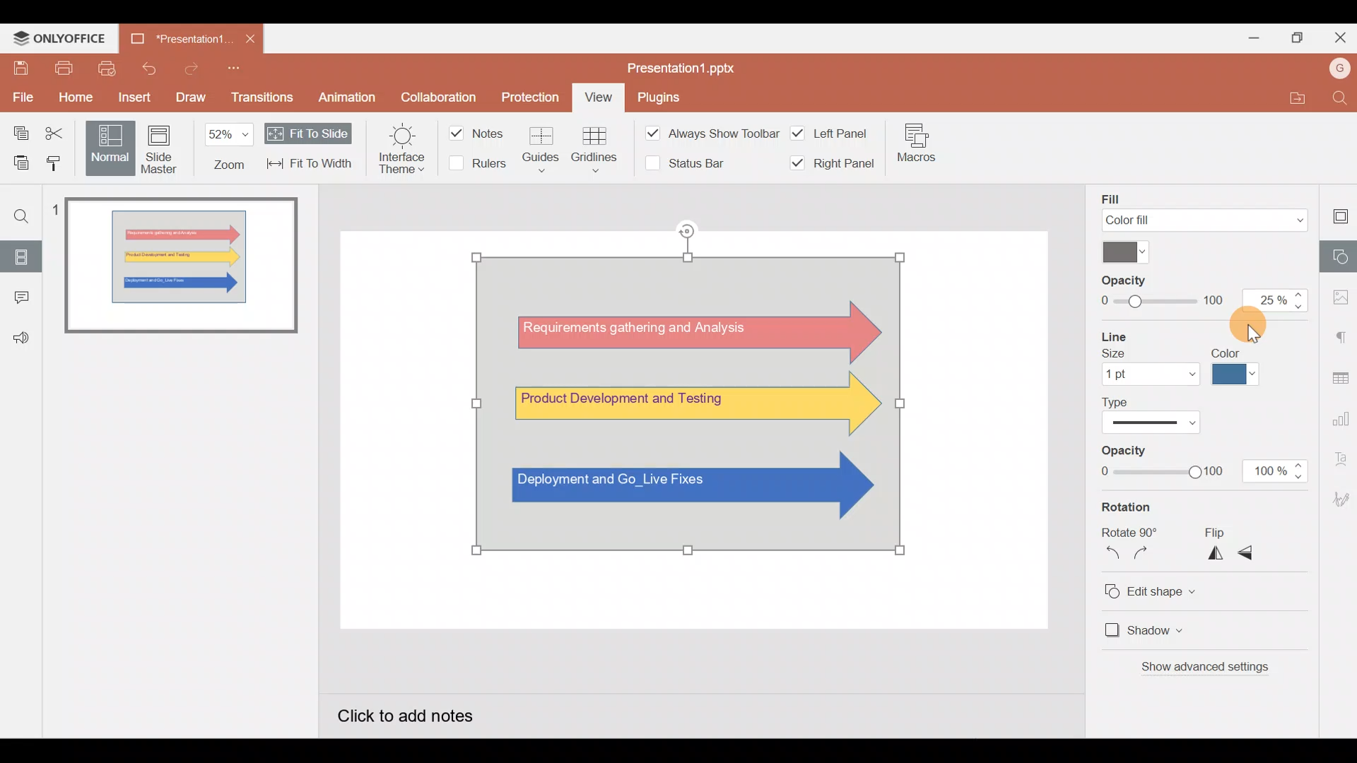 This screenshot has width=1357, height=763. I want to click on Rotate clockwise, so click(1145, 556).